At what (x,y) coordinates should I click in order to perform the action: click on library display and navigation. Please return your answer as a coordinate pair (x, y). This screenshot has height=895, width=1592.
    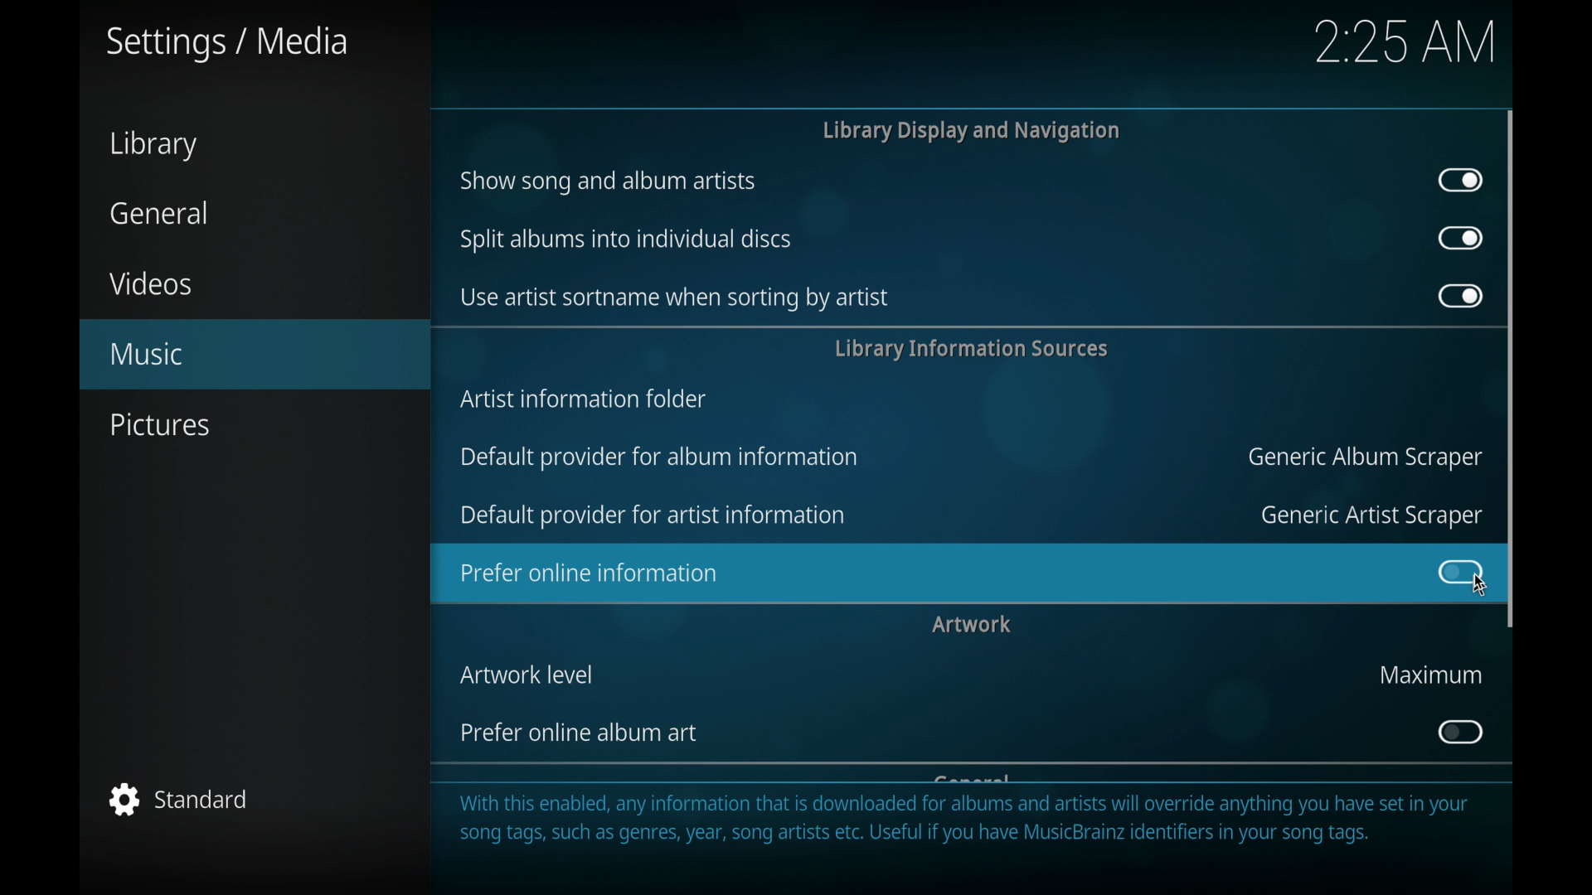
    Looking at the image, I should click on (970, 131).